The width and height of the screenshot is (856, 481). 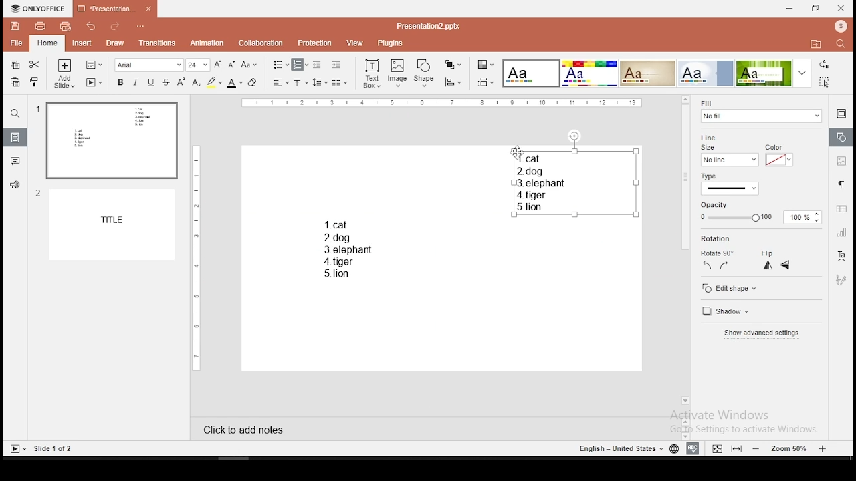 What do you see at coordinates (81, 43) in the screenshot?
I see `insert` at bounding box center [81, 43].